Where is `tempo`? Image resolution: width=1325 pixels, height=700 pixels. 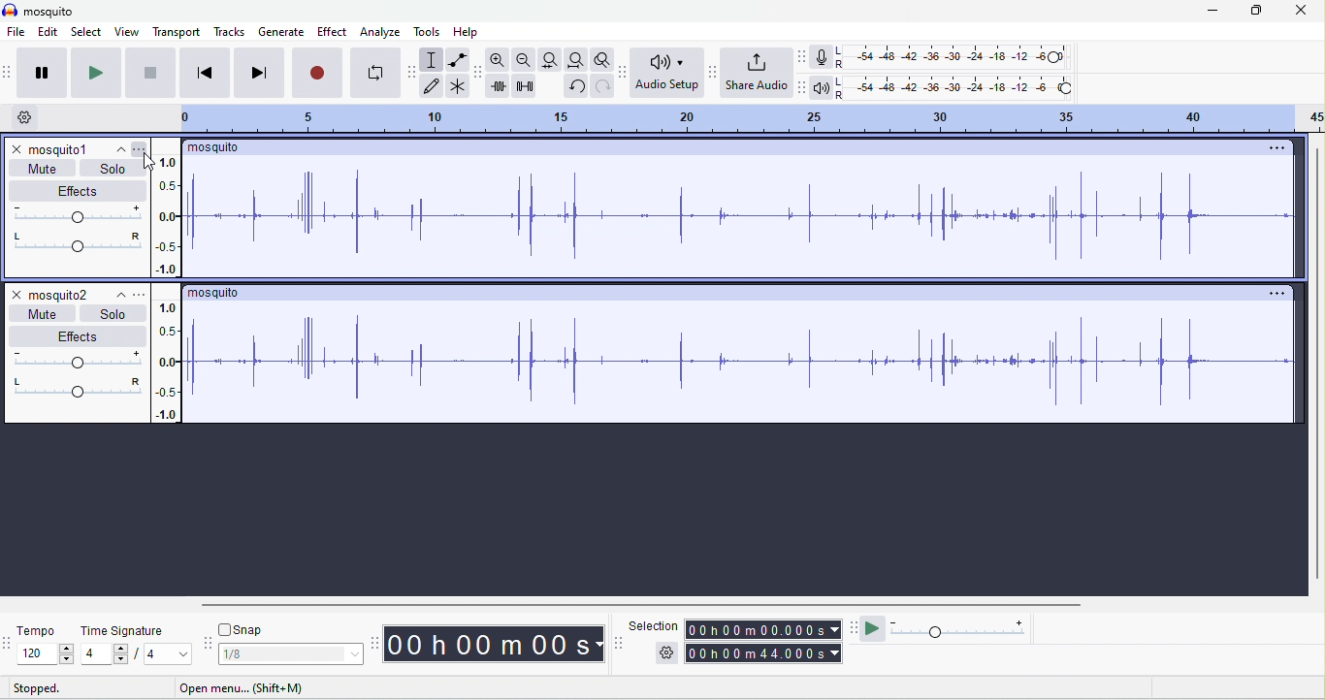
tempo is located at coordinates (38, 633).